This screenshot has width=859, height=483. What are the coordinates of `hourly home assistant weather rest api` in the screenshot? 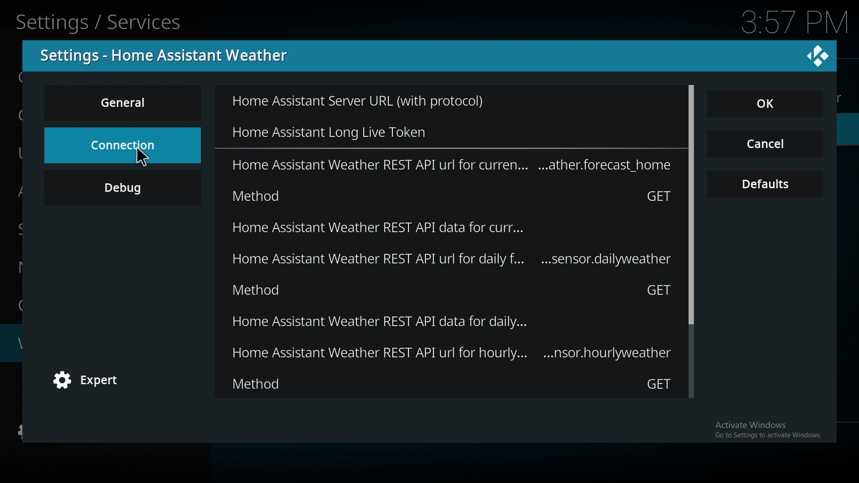 It's located at (452, 354).